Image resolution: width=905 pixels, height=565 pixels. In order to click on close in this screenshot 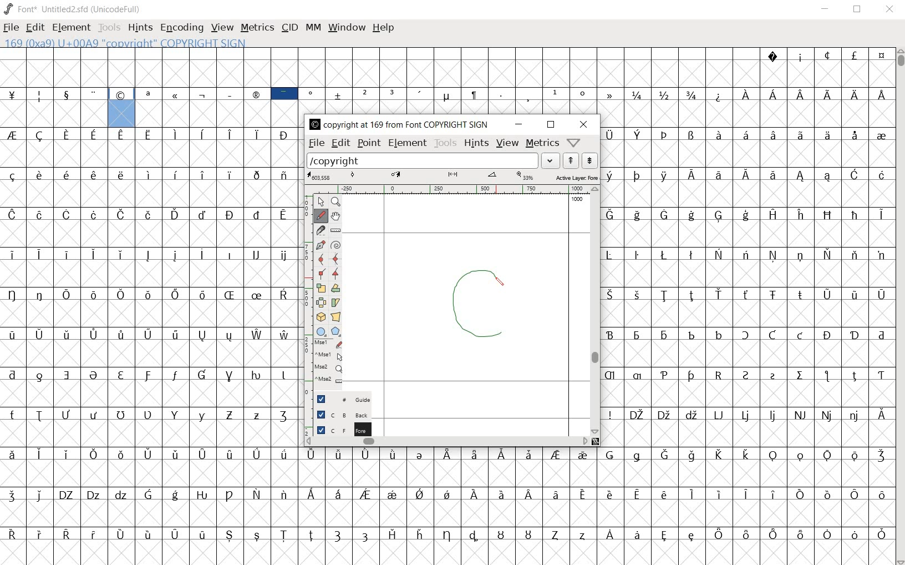, I will do `click(890, 9)`.